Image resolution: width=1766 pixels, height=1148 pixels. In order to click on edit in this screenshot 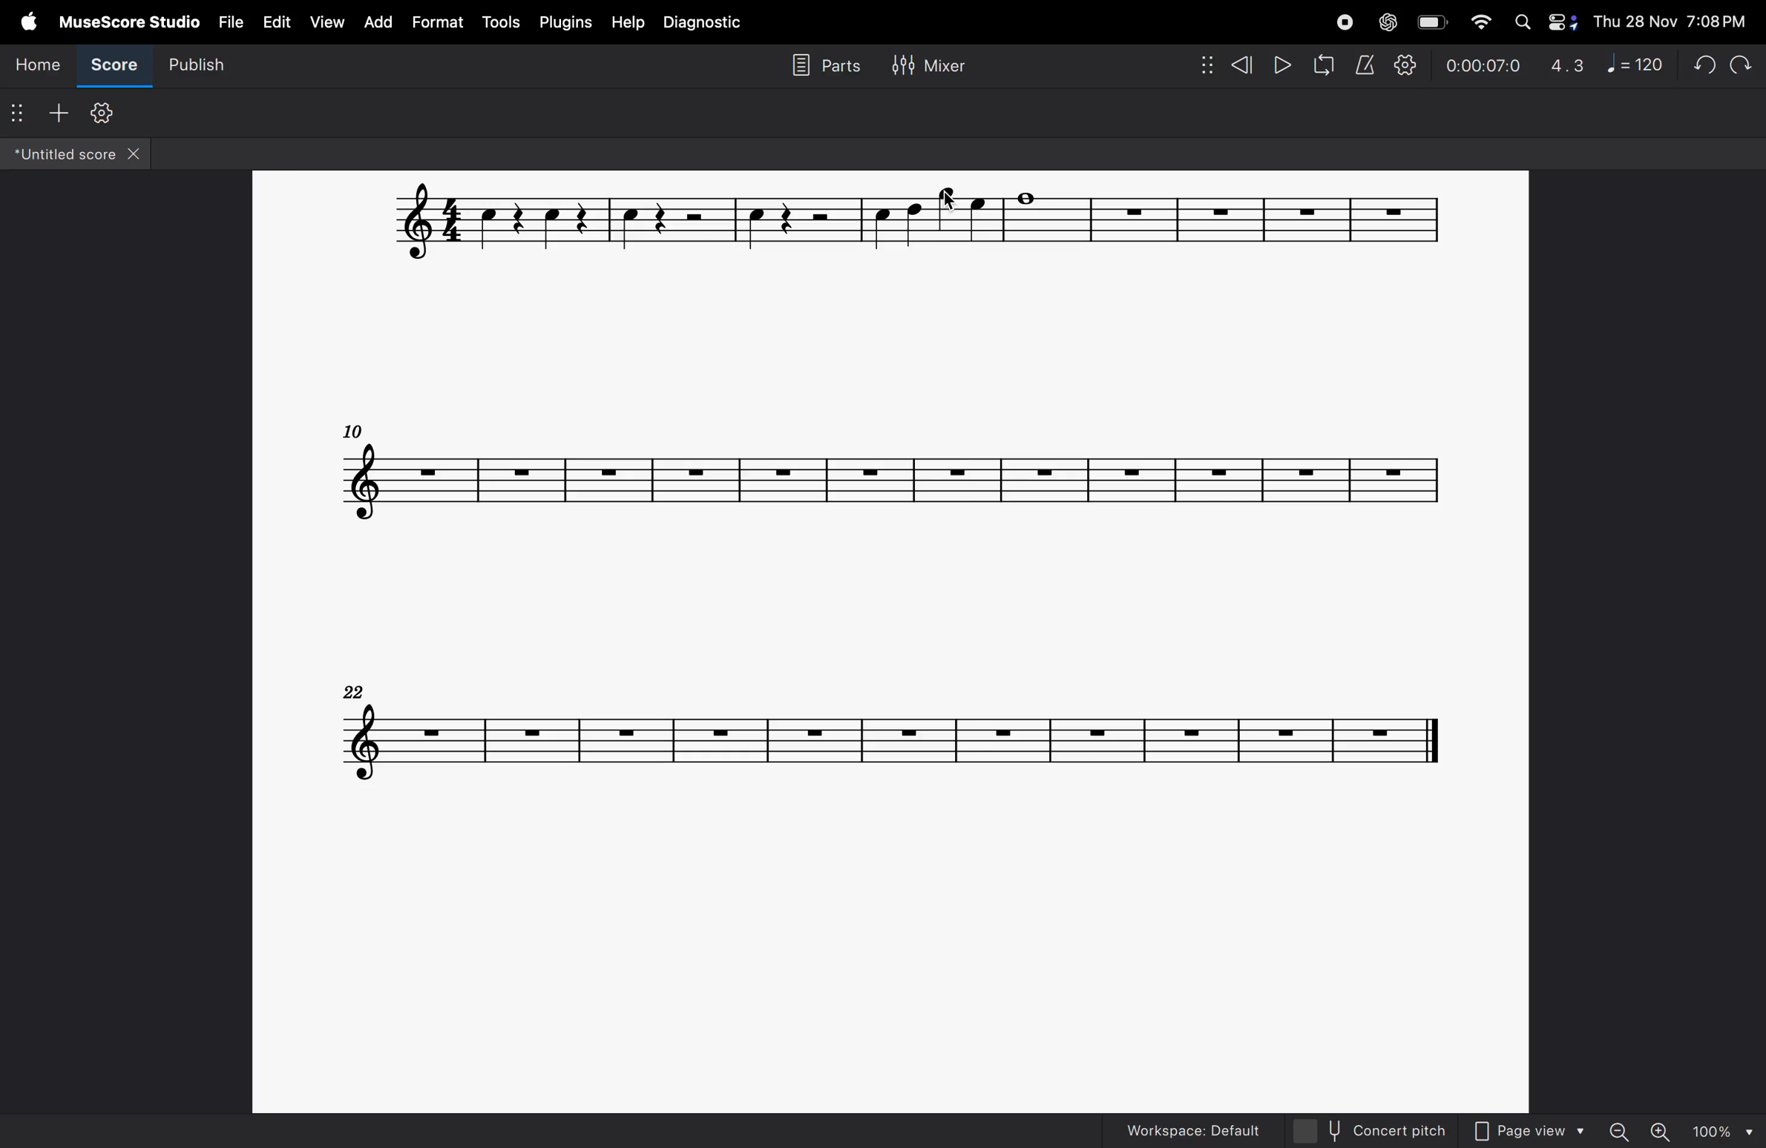, I will do `click(274, 23)`.